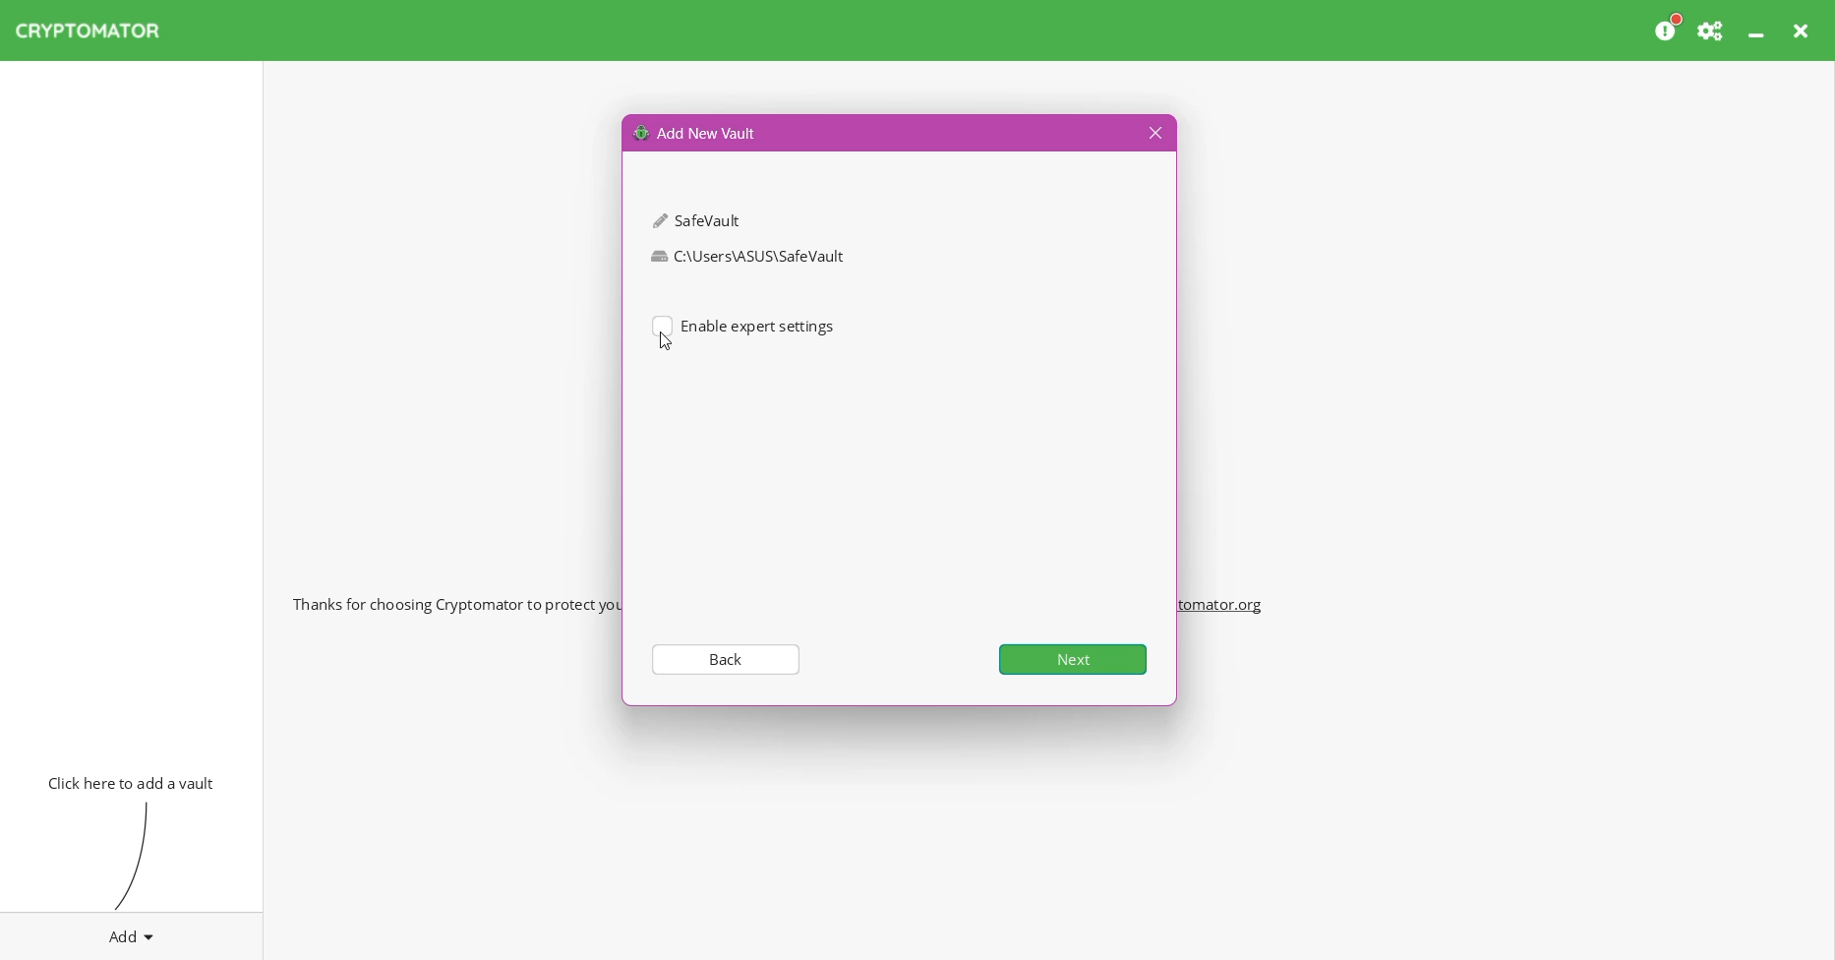 The height and width of the screenshot is (960, 1835). I want to click on (un)select Enable expert settings, so click(742, 327).